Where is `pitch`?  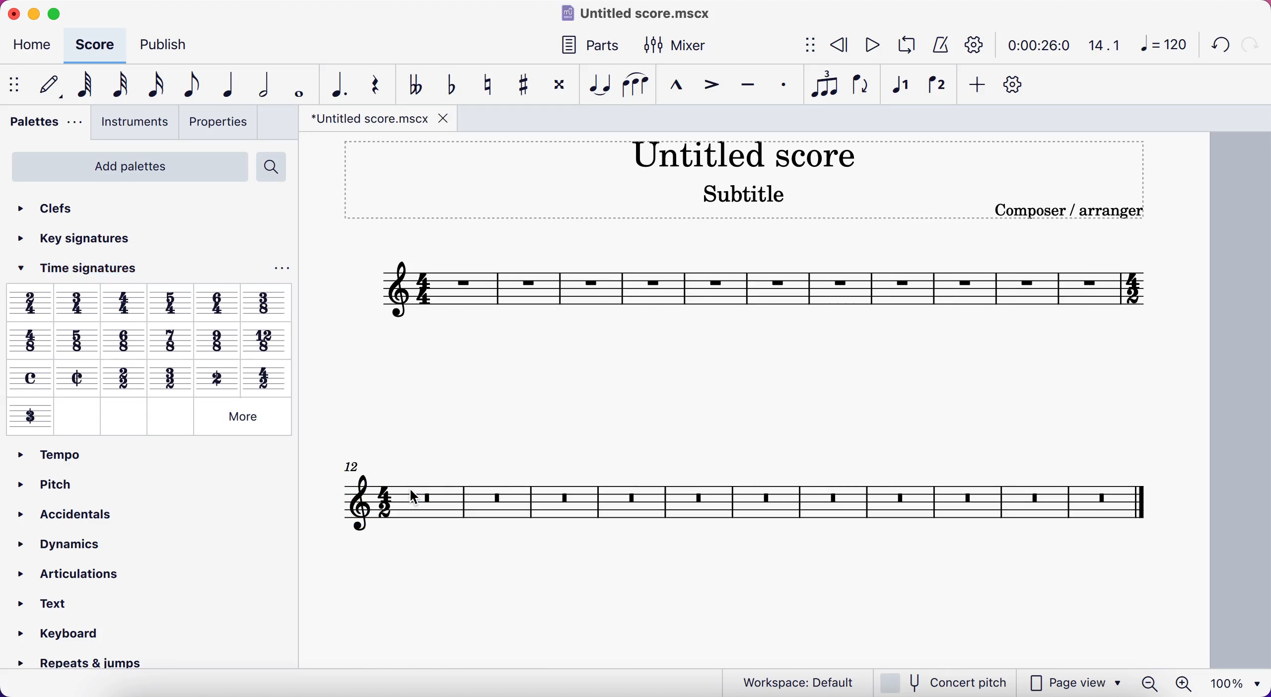
pitch is located at coordinates (61, 481).